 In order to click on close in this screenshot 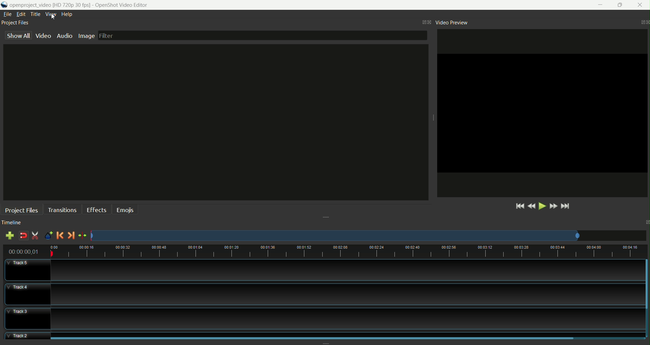, I will do `click(641, 5)`.